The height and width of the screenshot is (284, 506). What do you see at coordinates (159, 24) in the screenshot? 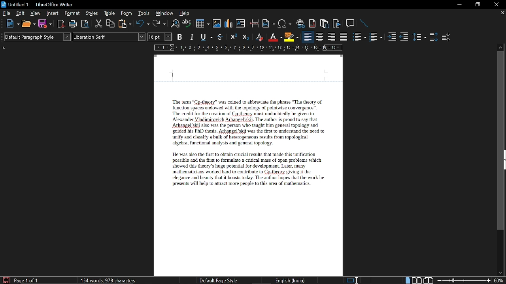
I see `Redo` at bounding box center [159, 24].